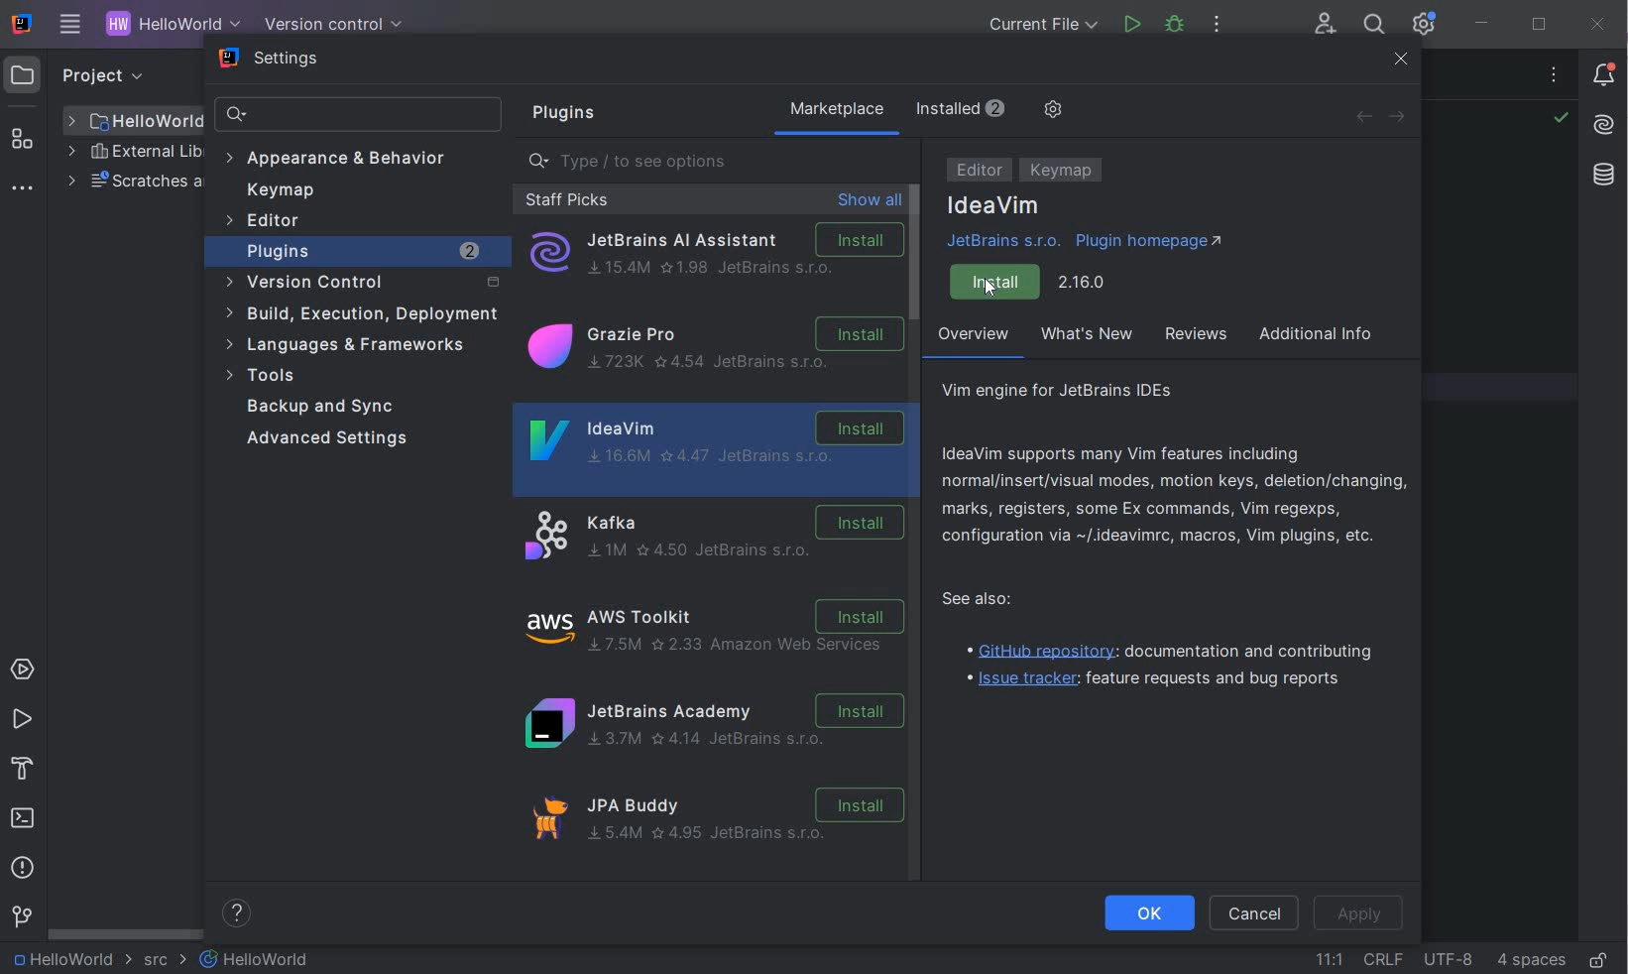  I want to click on RUN, so click(22, 720).